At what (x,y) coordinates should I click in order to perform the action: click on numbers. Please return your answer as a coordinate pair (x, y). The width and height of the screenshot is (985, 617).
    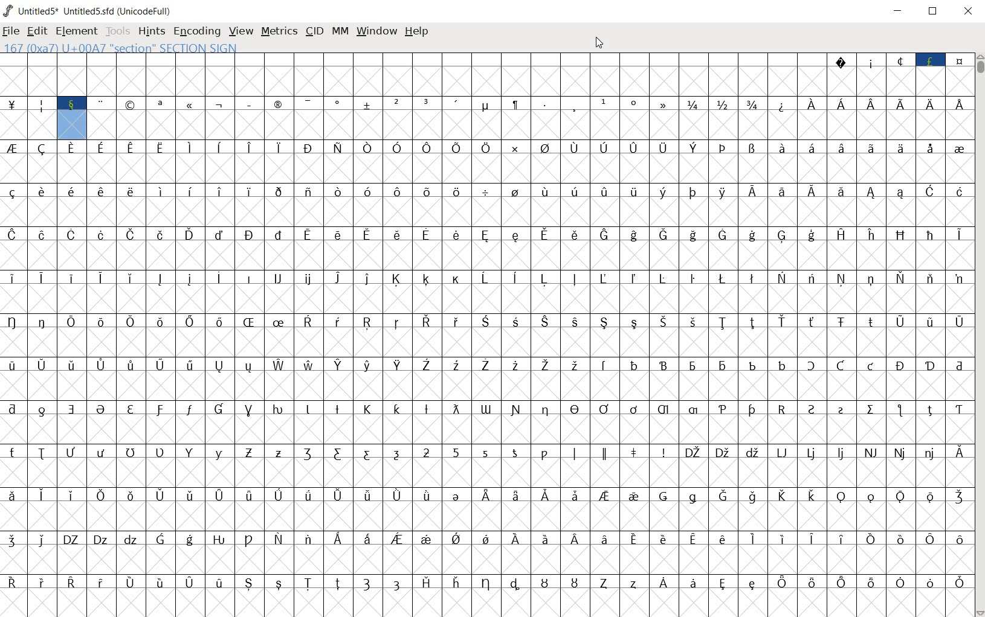
    Looking at the image, I should click on (471, 466).